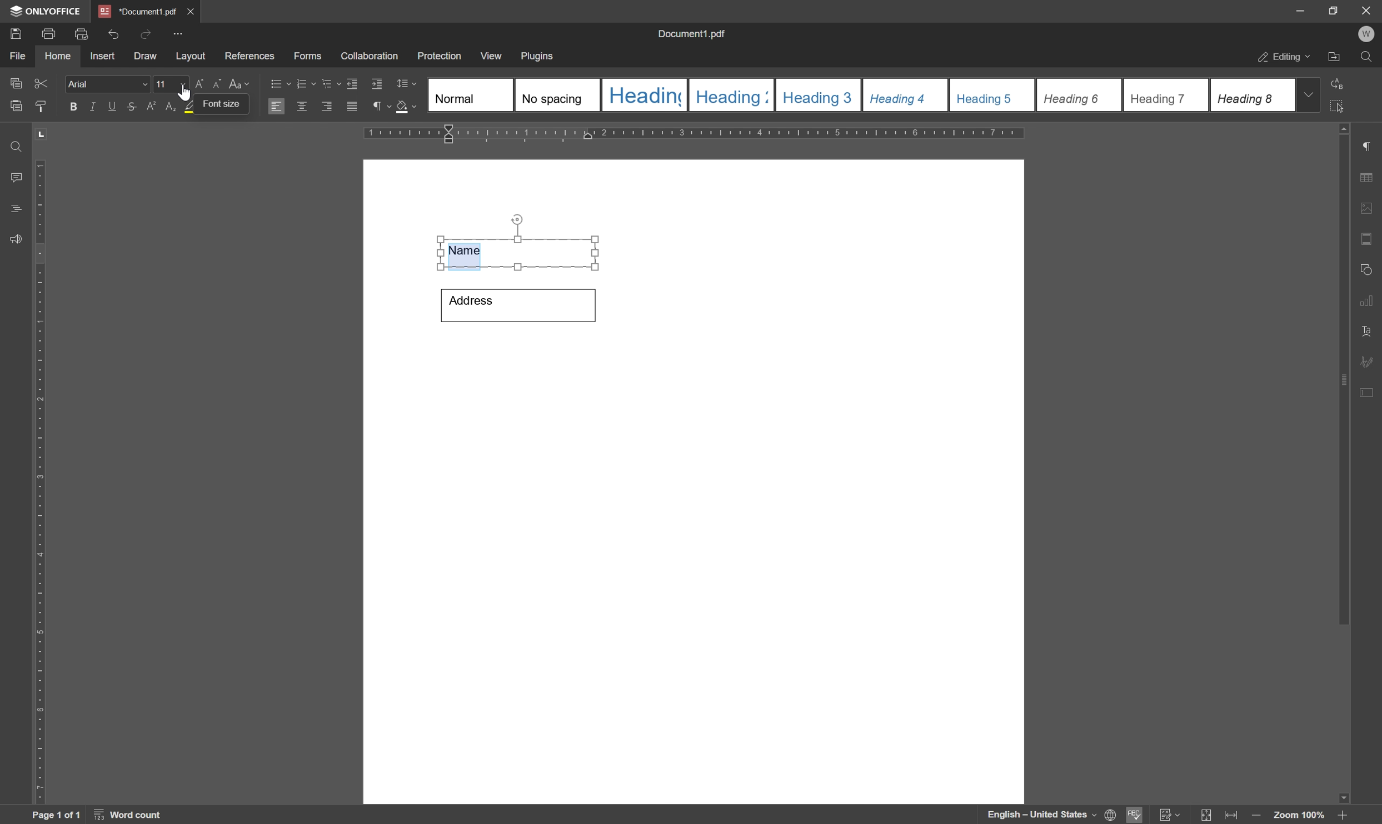 This screenshot has height=824, width=1382. Describe the element at coordinates (860, 94) in the screenshot. I see `Type of headings` at that location.